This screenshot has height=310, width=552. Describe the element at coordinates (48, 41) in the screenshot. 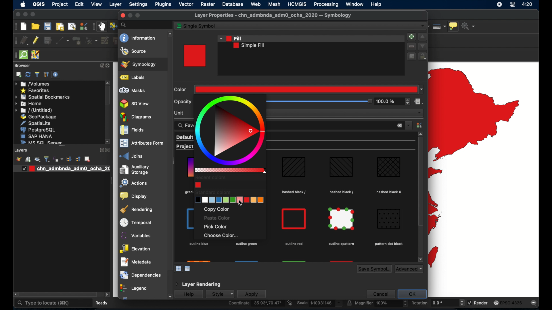

I see `save edits` at that location.